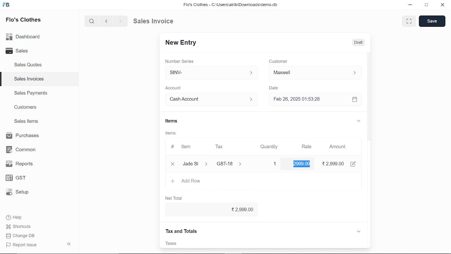 This screenshot has width=451, height=254. What do you see at coordinates (25, 36) in the screenshot?
I see `Dashboard` at bounding box center [25, 36].